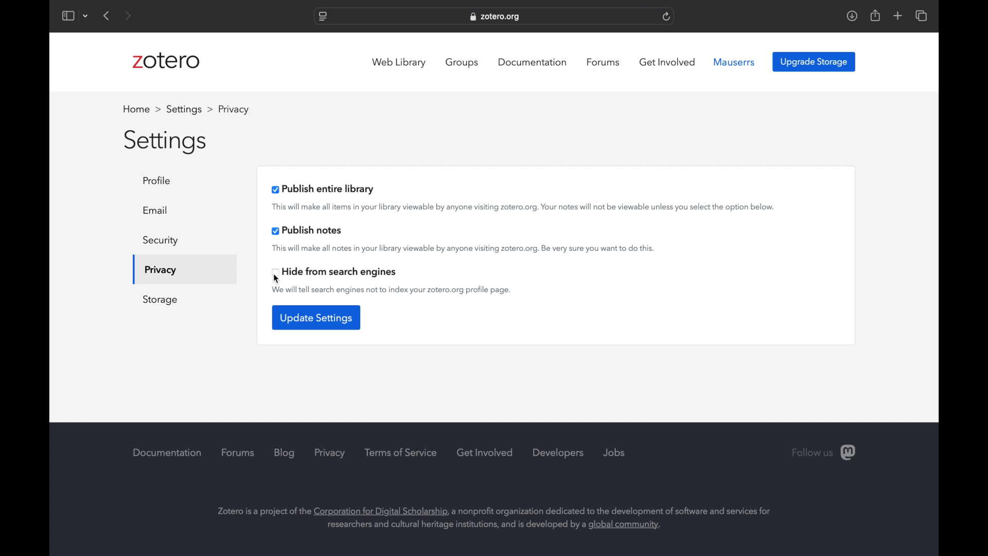 This screenshot has width=988, height=556. What do you see at coordinates (336, 272) in the screenshot?
I see `hide from search engines` at bounding box center [336, 272].